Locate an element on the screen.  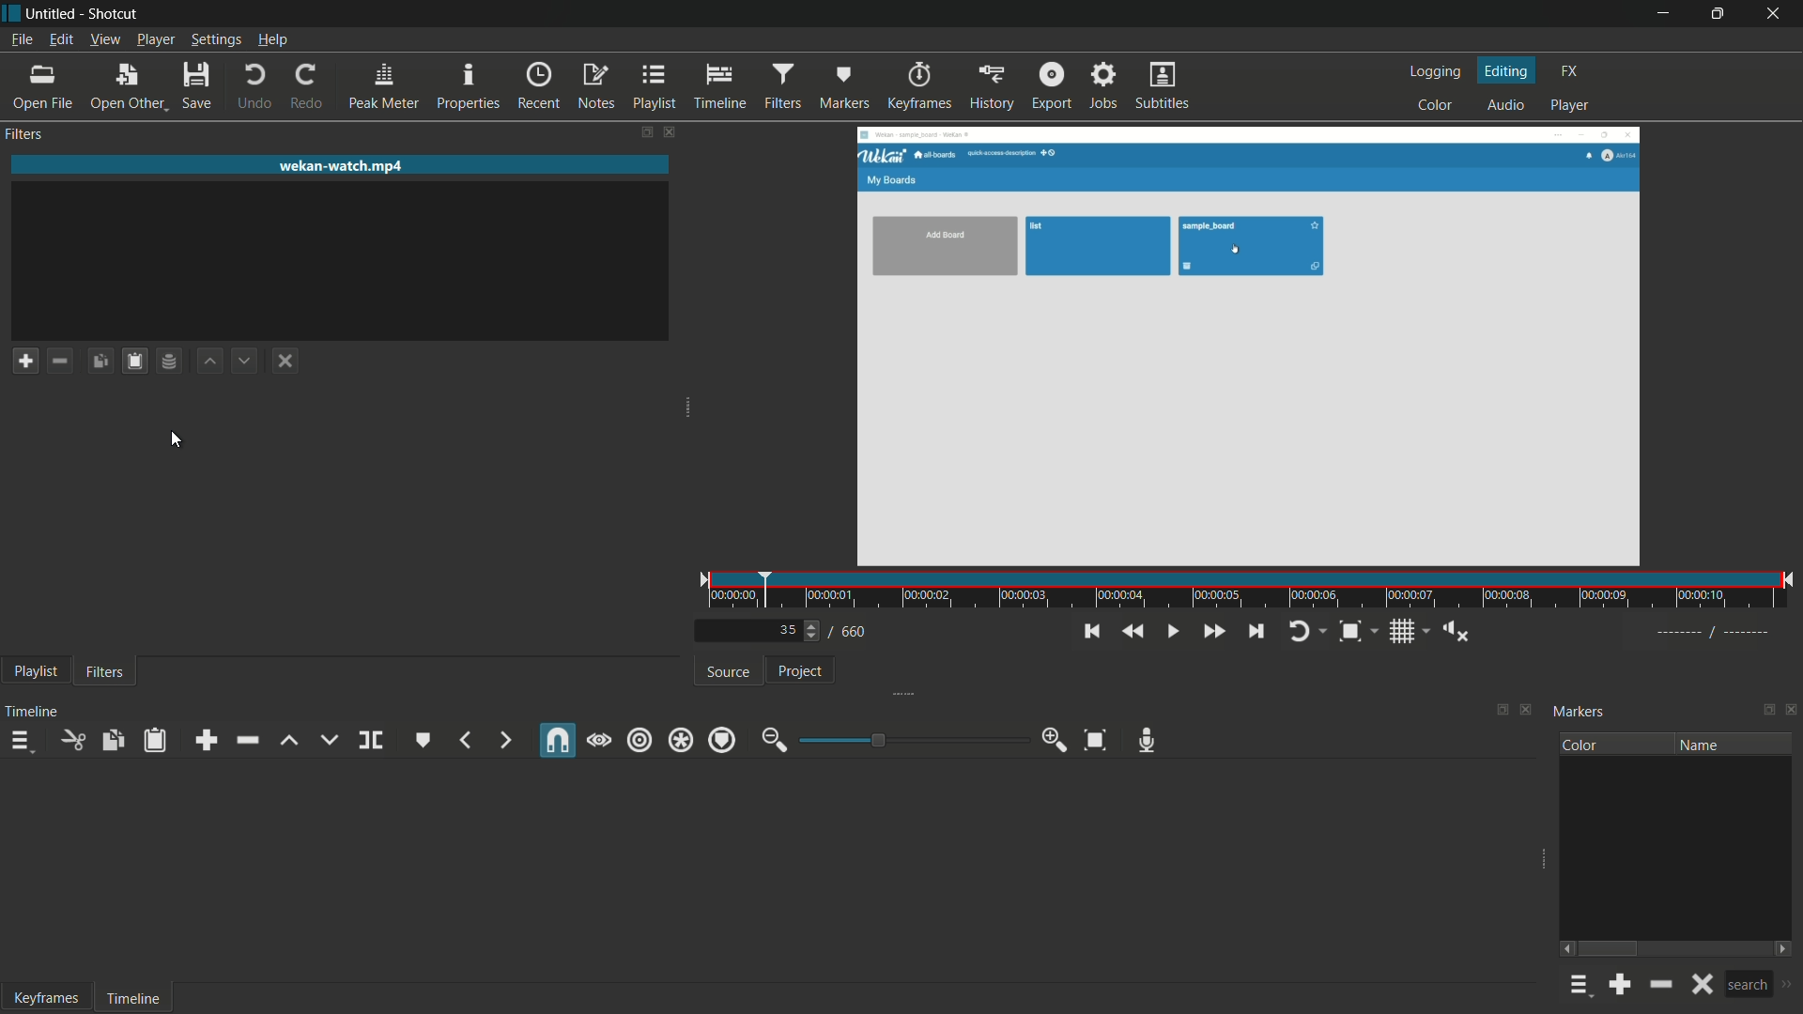
player is located at coordinates (1564, 105).